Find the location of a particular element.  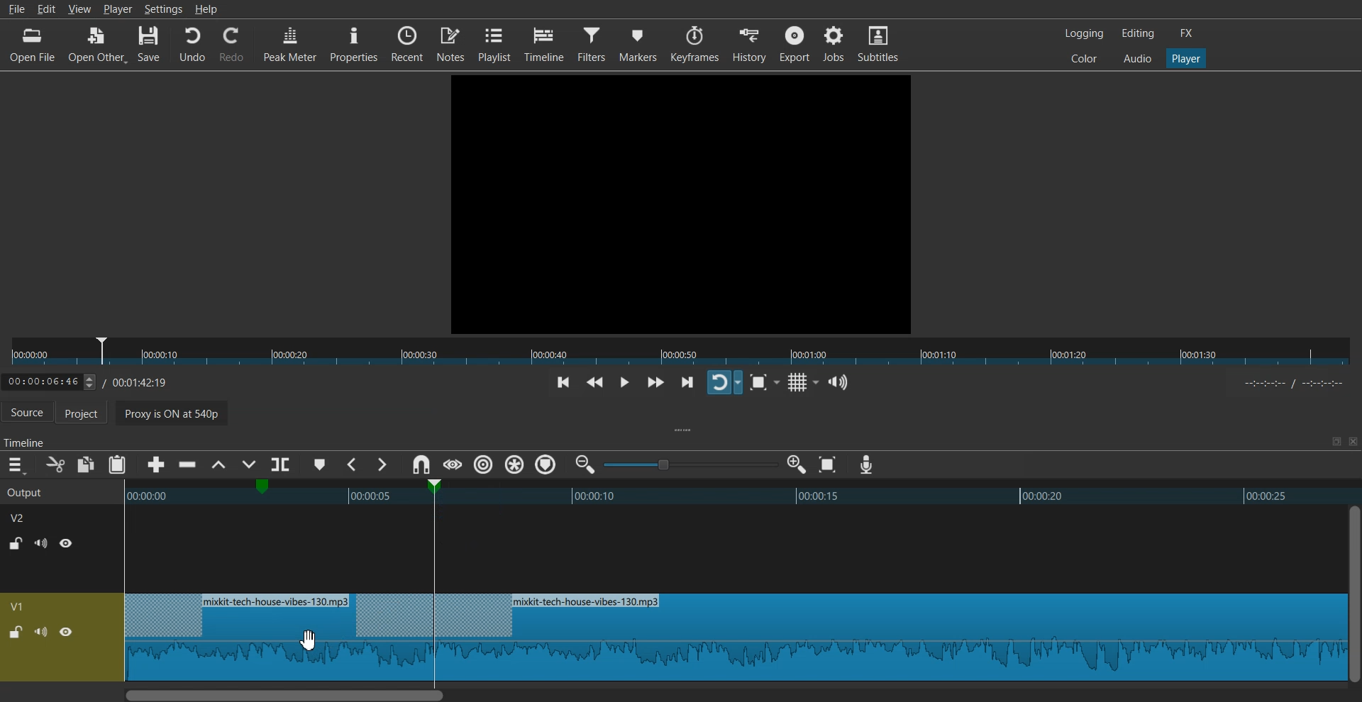

Vertical Scroll bar is located at coordinates (1353, 594).